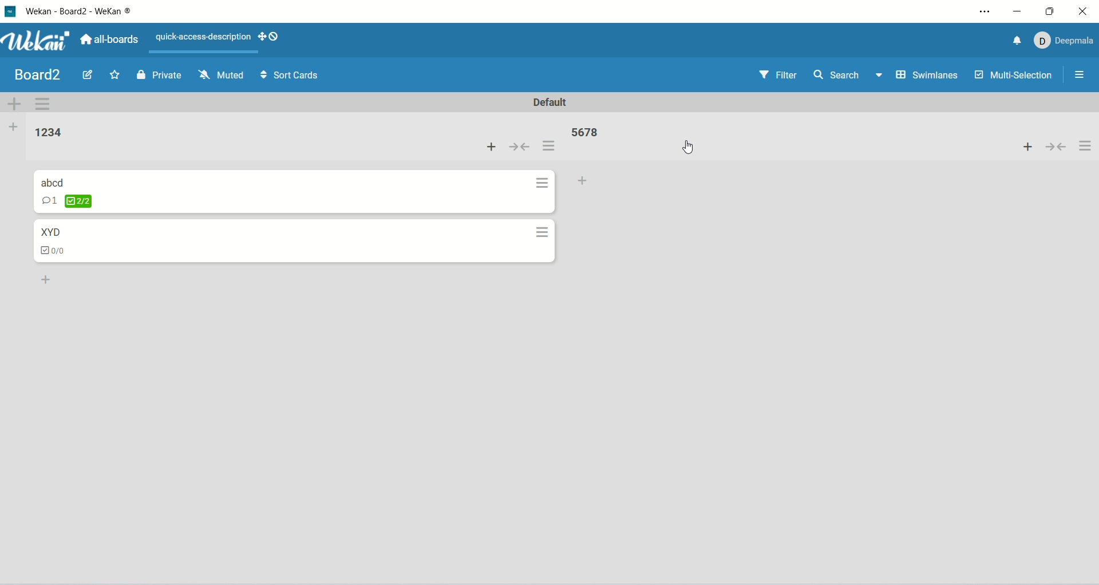 The height and width of the screenshot is (585, 1099). Describe the element at coordinates (691, 149) in the screenshot. I see `cursor` at that location.